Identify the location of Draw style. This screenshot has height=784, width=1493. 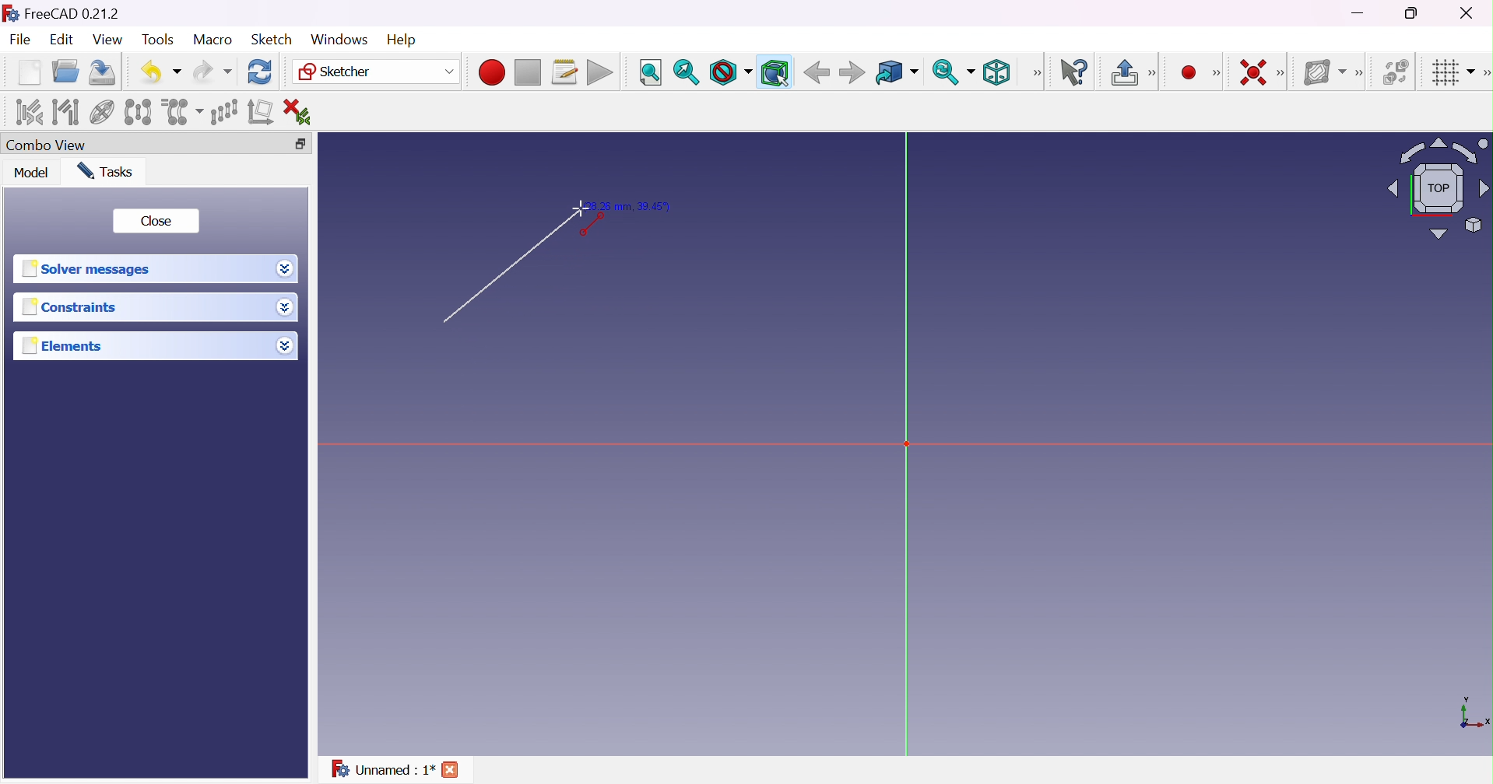
(731, 72).